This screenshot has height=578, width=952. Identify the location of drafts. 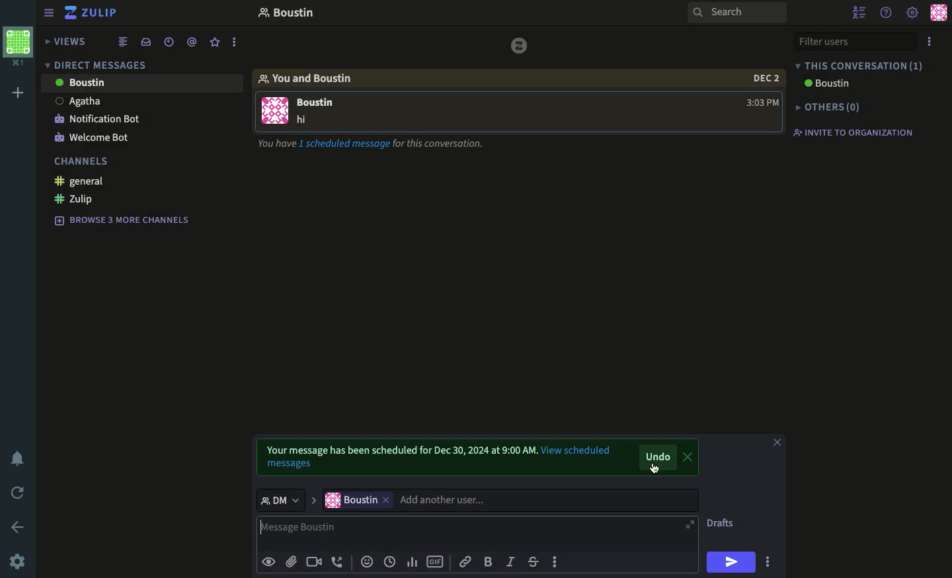
(722, 524).